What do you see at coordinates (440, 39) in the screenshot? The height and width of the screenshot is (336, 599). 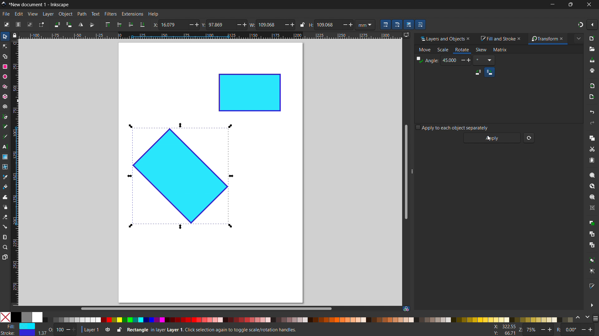 I see `layers and objects` at bounding box center [440, 39].